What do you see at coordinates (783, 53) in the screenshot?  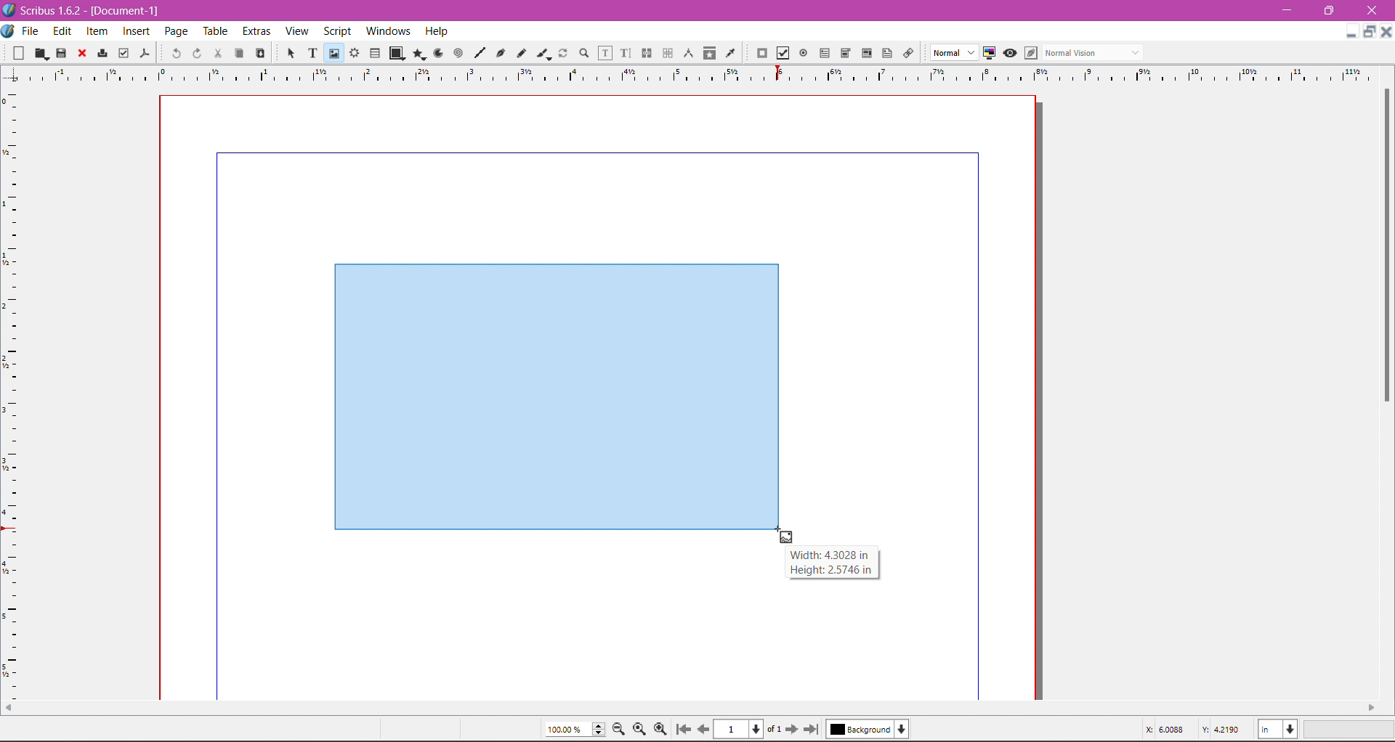 I see `PDF Check Box` at bounding box center [783, 53].